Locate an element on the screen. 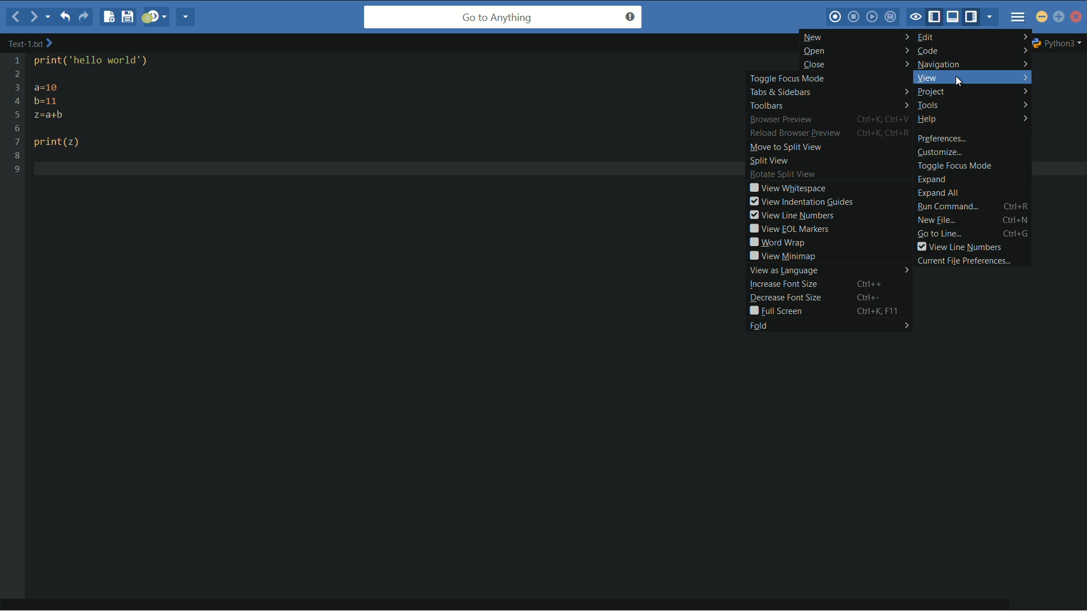 The image size is (1087, 611). forward is located at coordinates (32, 16).